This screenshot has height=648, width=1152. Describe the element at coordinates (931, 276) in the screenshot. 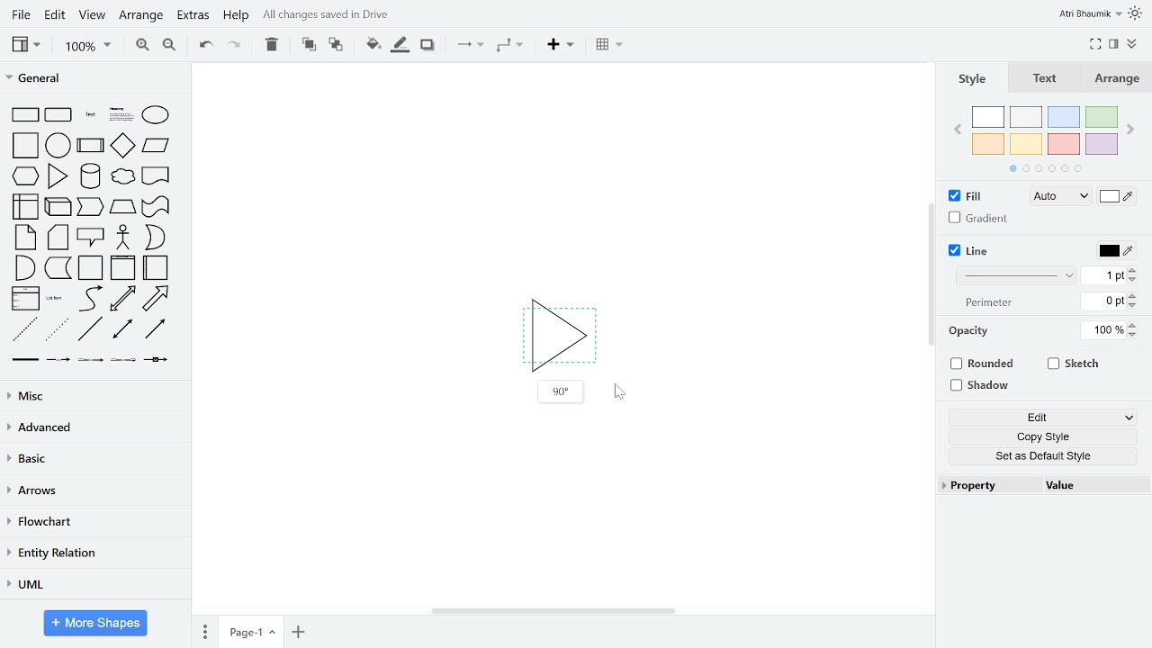

I see `vertical scrollbar` at that location.